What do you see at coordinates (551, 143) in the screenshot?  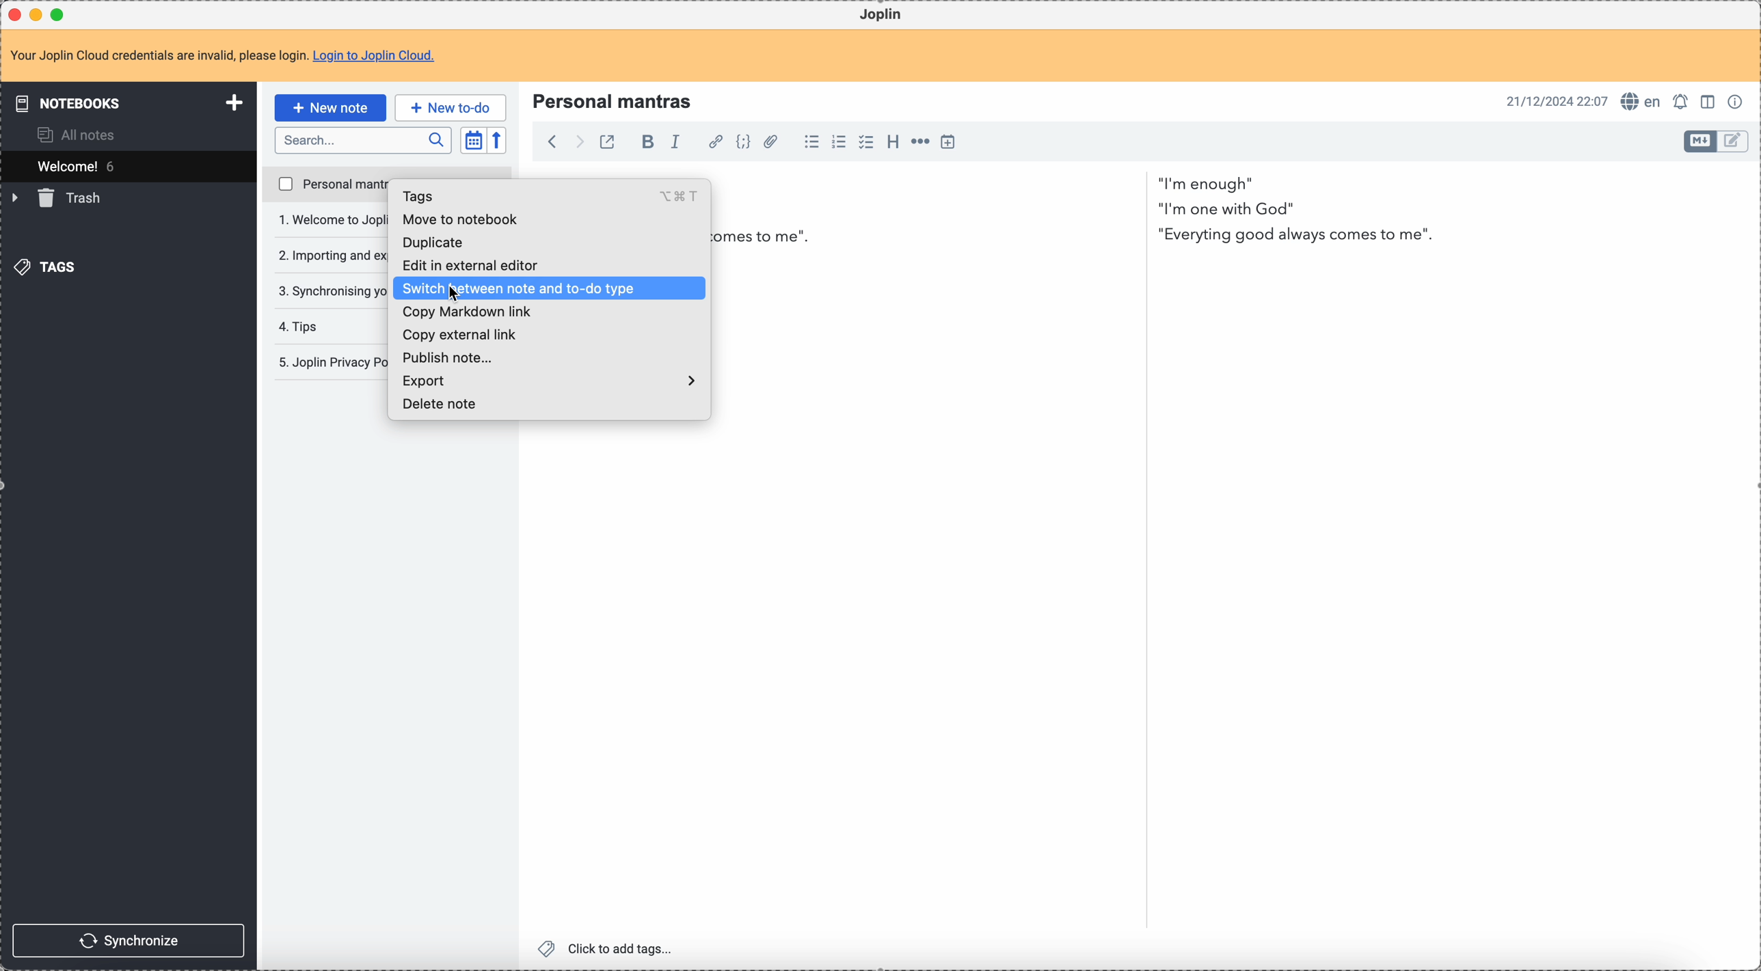 I see `back` at bounding box center [551, 143].